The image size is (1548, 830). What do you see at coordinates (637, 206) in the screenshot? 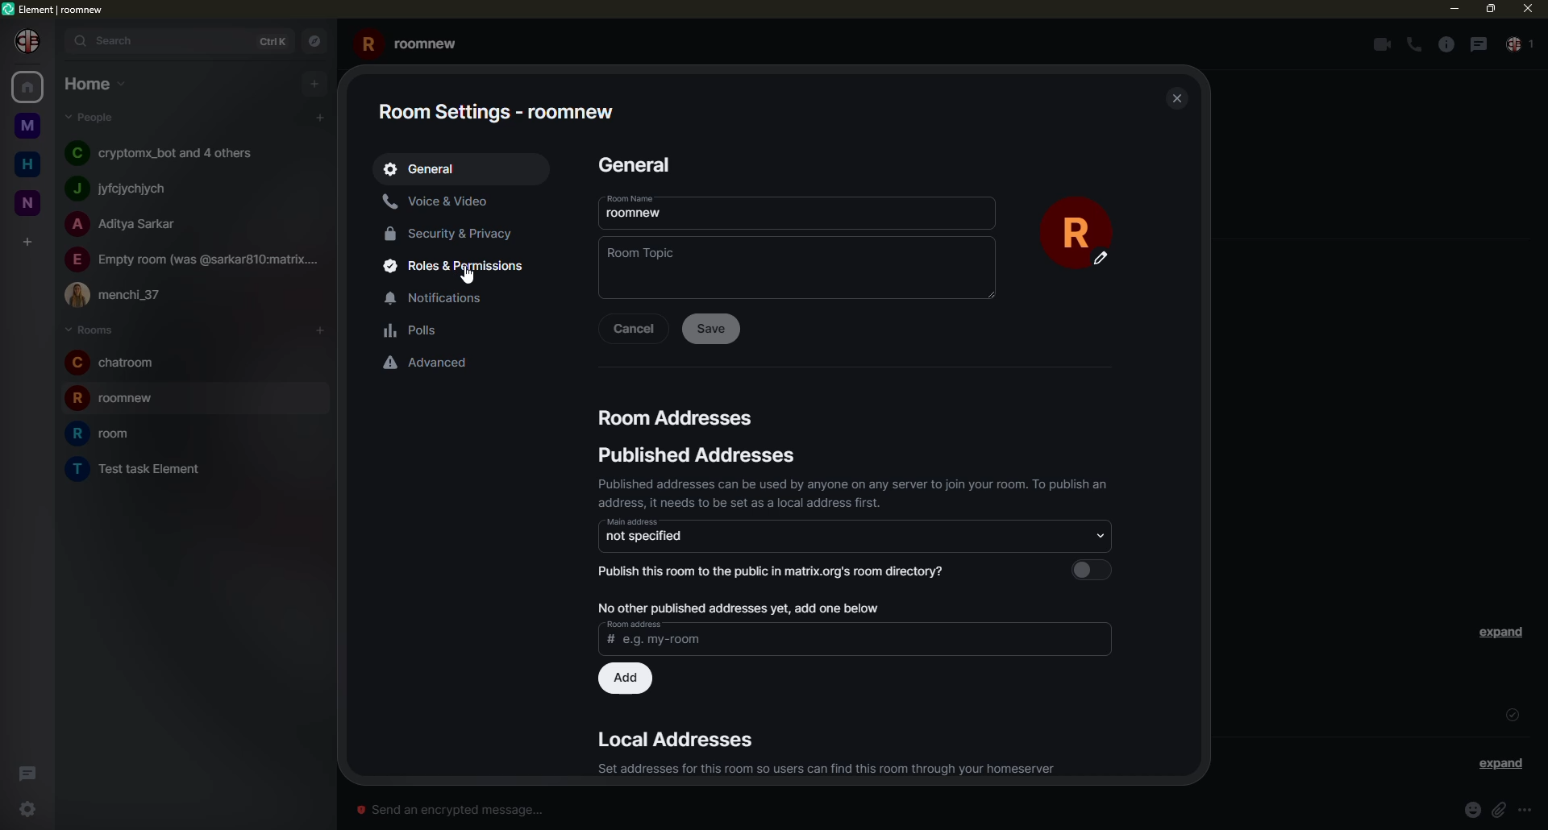
I see `room name` at bounding box center [637, 206].